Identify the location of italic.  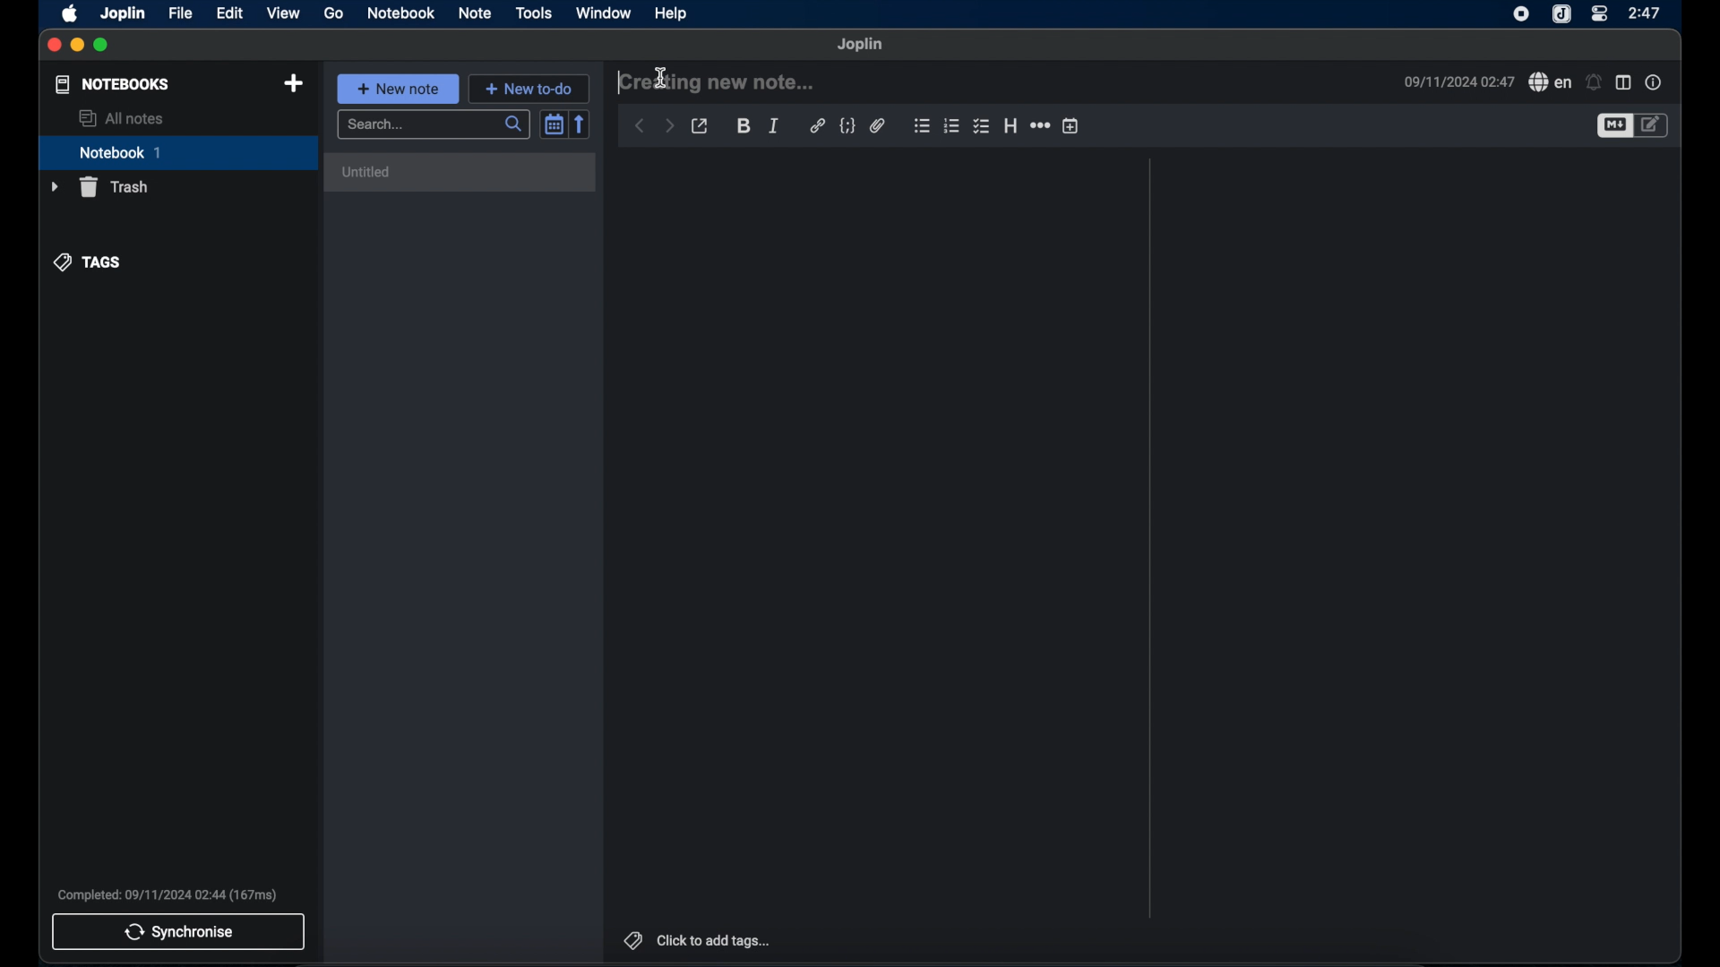
(771, 126).